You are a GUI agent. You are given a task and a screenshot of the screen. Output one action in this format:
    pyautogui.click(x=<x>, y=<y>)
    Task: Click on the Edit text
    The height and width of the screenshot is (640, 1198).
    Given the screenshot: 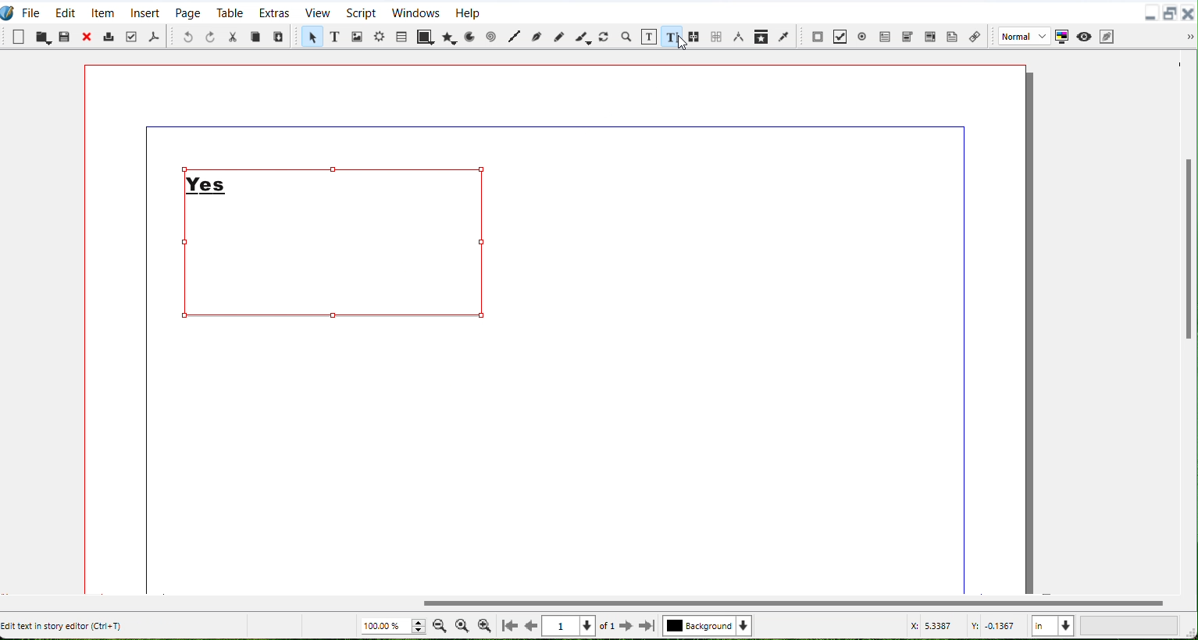 What is the action you would take?
    pyautogui.click(x=672, y=36)
    